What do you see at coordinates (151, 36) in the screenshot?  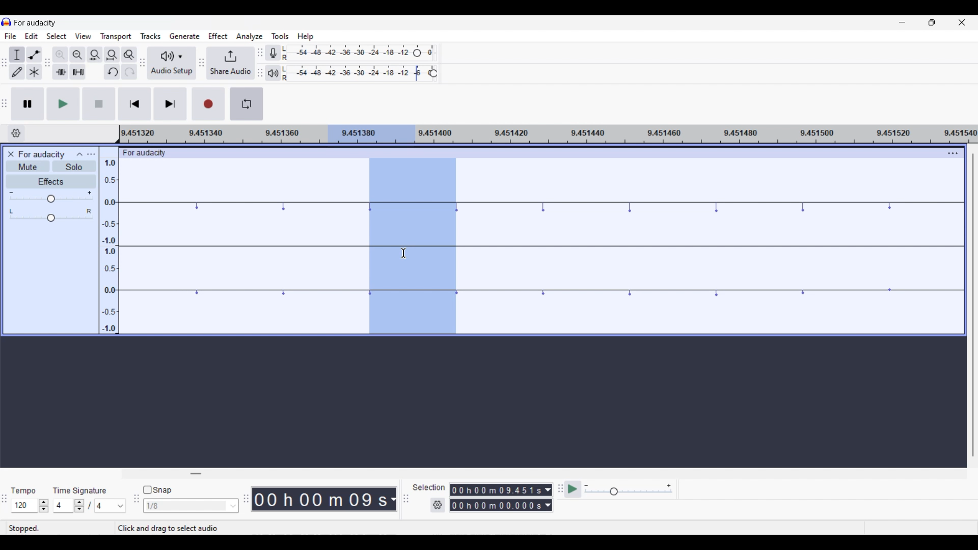 I see `Tracks menu` at bounding box center [151, 36].